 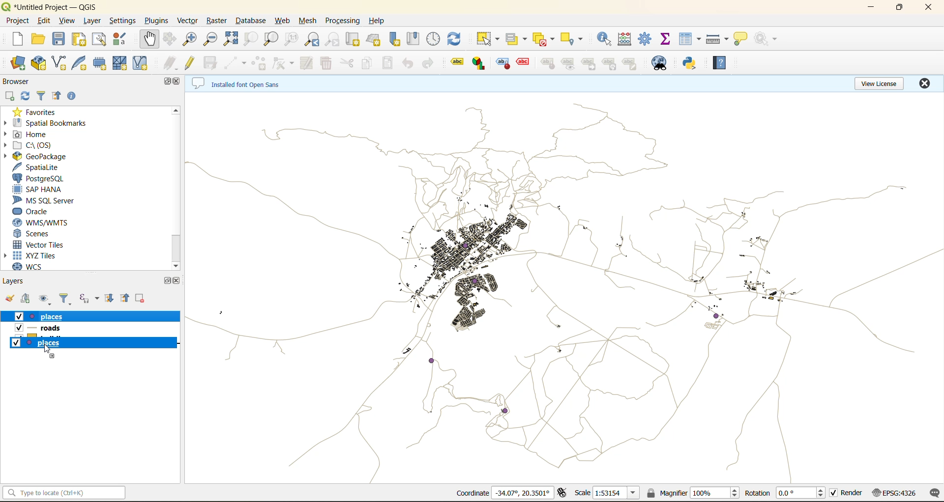 I want to click on statistical summary, so click(x=667, y=40).